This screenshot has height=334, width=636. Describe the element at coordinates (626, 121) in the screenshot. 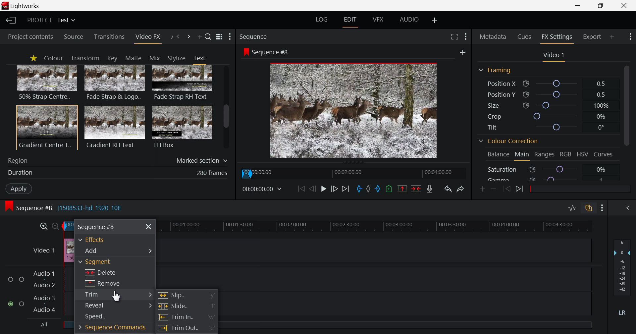

I see `Scroll Bar` at that location.